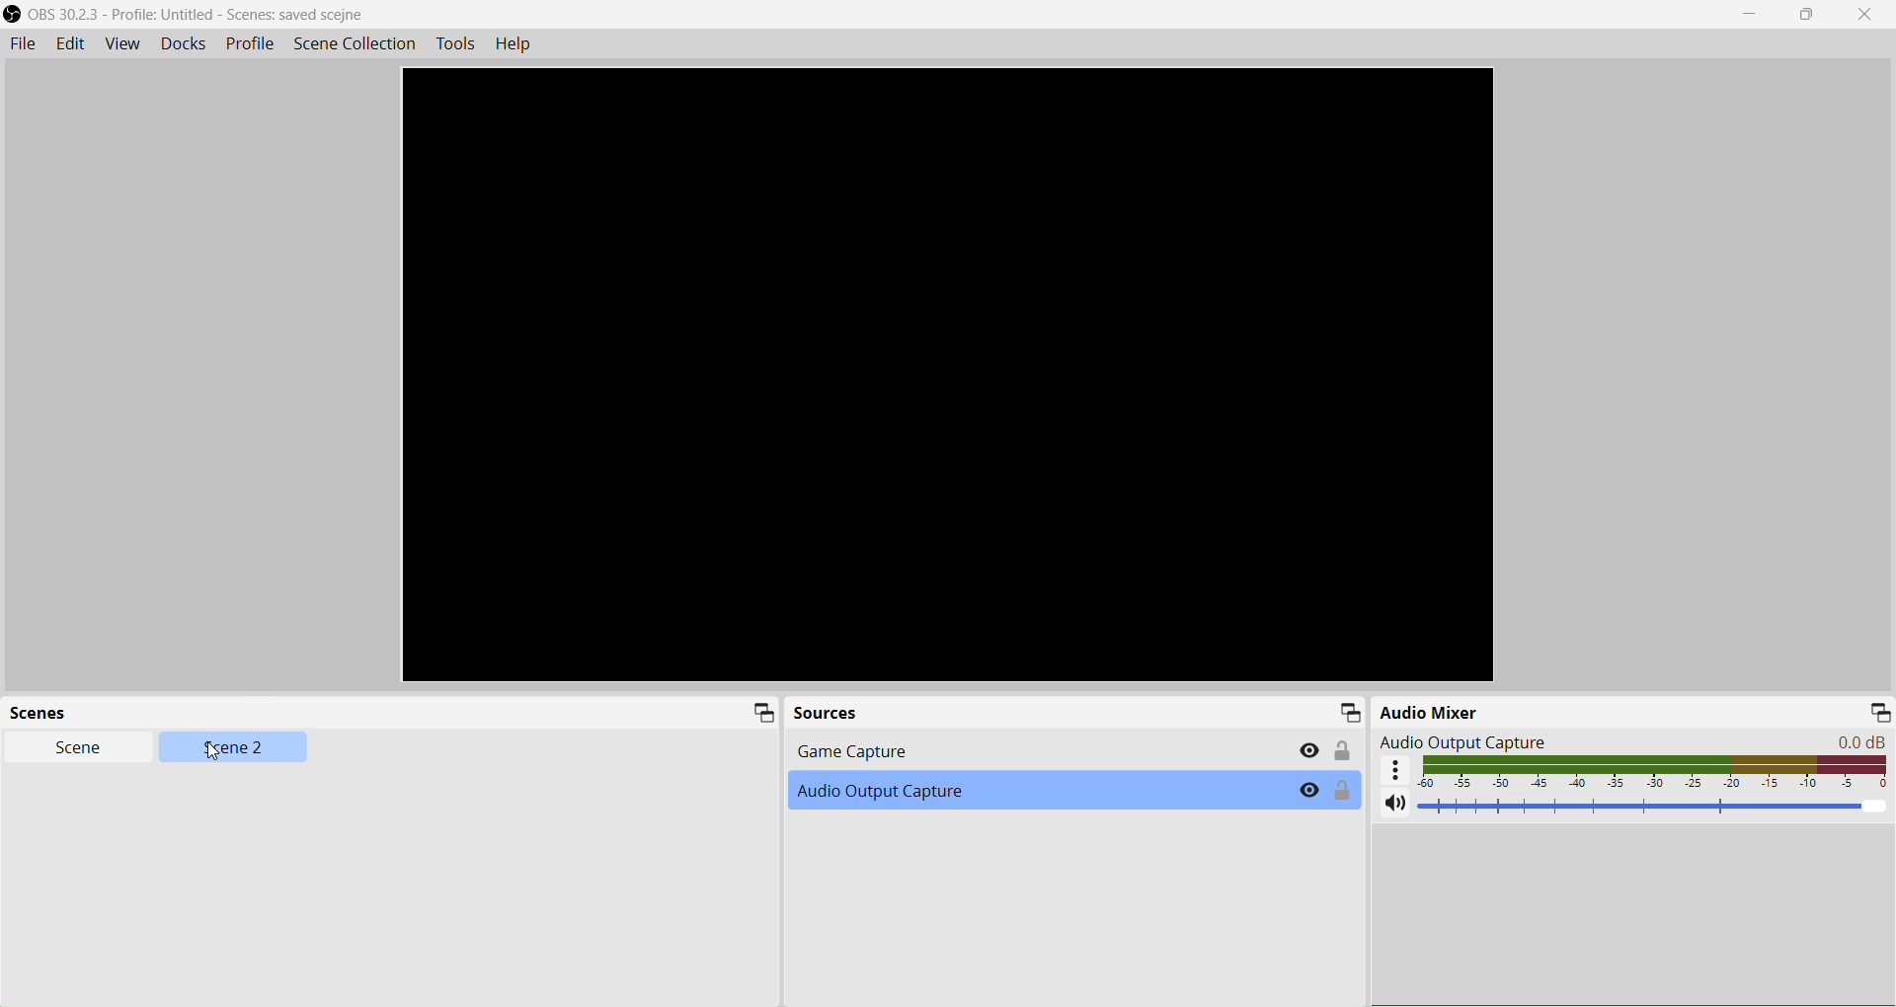 The height and width of the screenshot is (1007, 1896). Describe the element at coordinates (1311, 750) in the screenshot. I see `Eye` at that location.